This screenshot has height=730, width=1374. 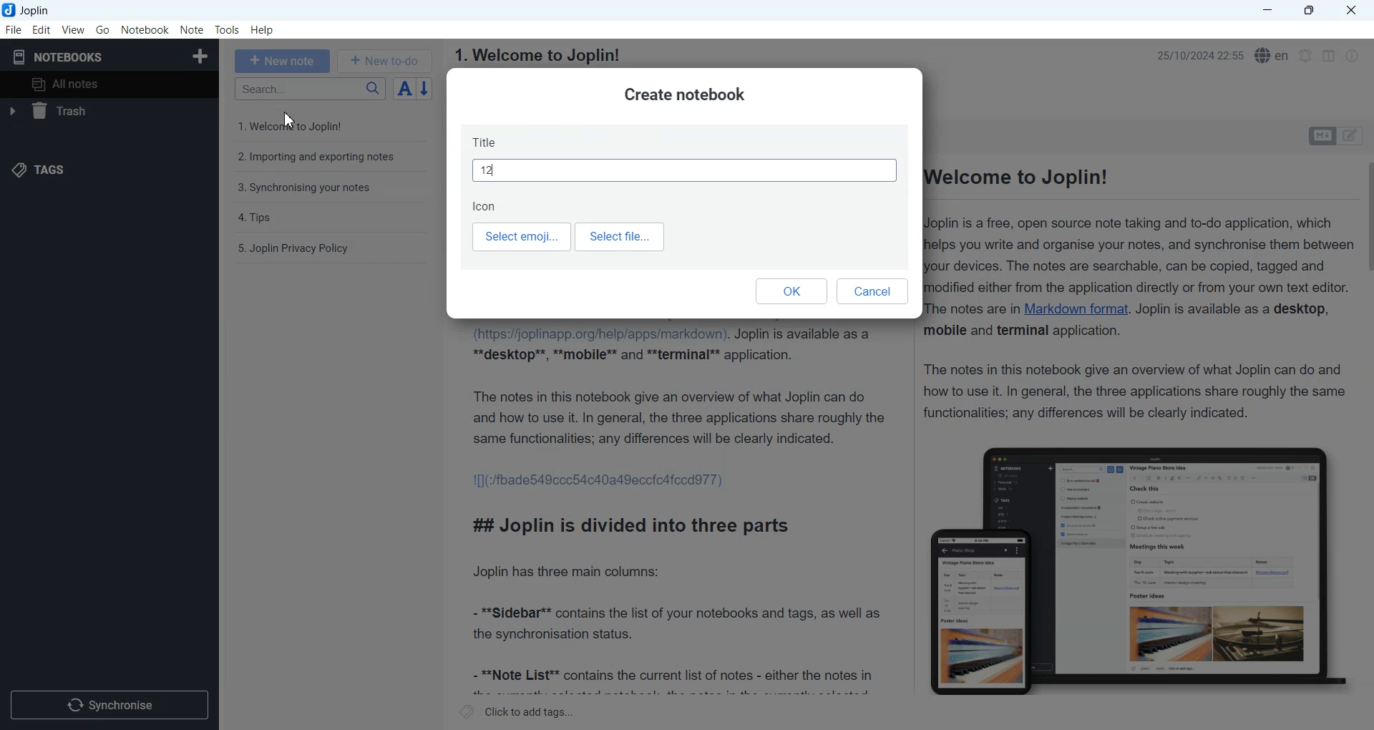 What do you see at coordinates (685, 157) in the screenshot?
I see `Title` at bounding box center [685, 157].